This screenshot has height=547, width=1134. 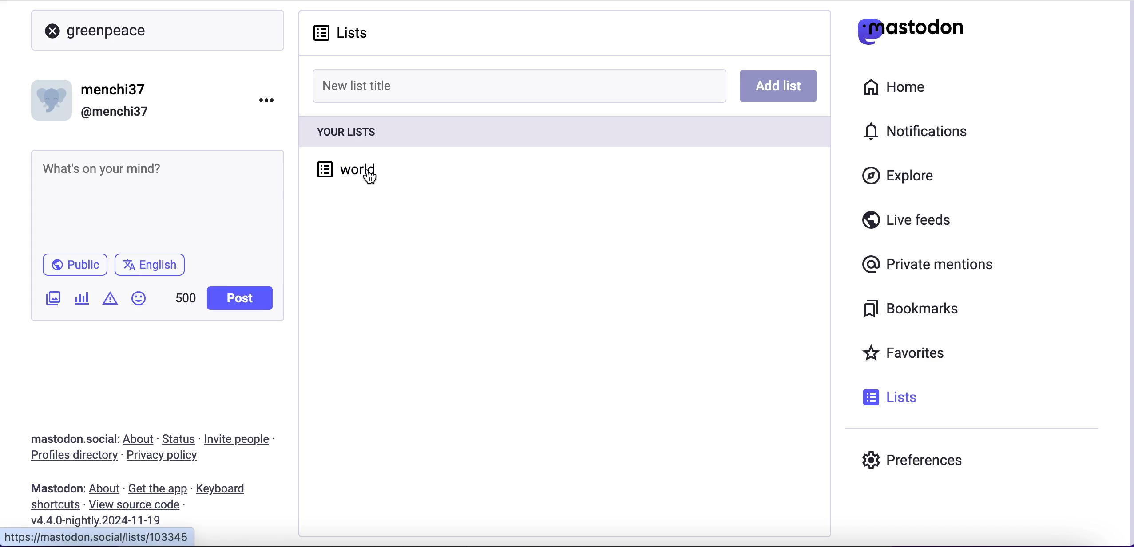 What do you see at coordinates (907, 223) in the screenshot?
I see `live feeds` at bounding box center [907, 223].